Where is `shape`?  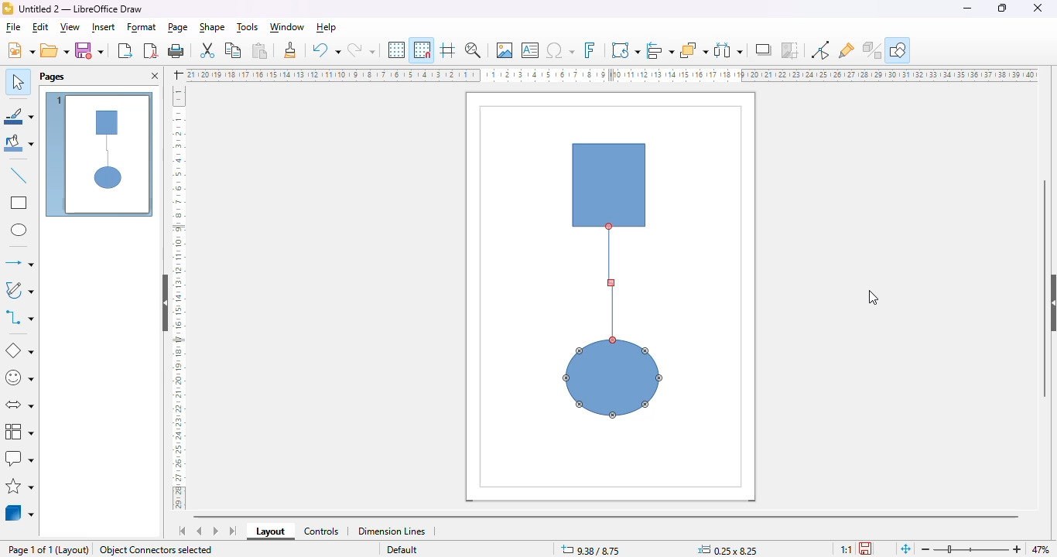
shape is located at coordinates (211, 27).